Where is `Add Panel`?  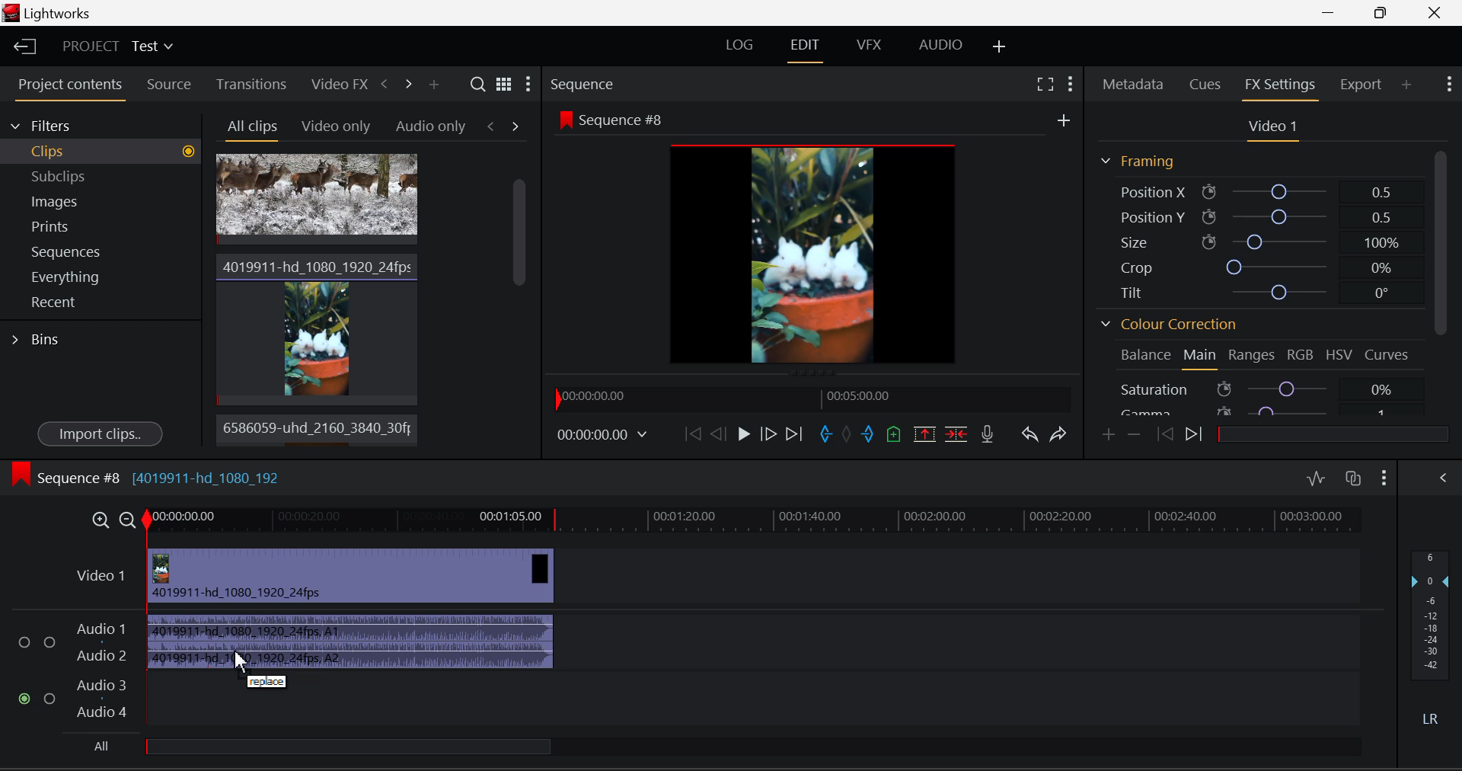
Add Panel is located at coordinates (1407, 86).